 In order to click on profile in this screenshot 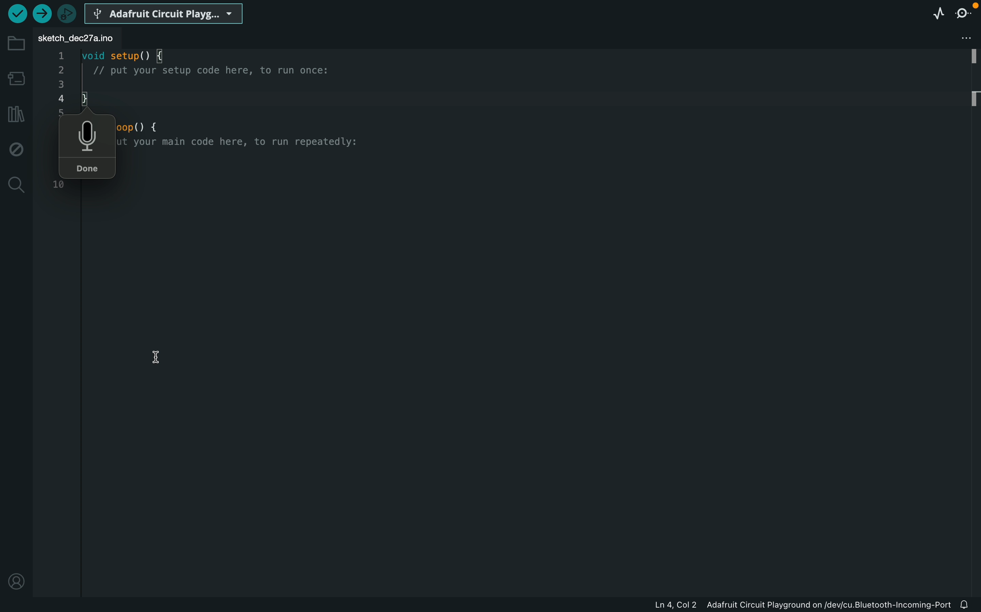, I will do `click(16, 580)`.